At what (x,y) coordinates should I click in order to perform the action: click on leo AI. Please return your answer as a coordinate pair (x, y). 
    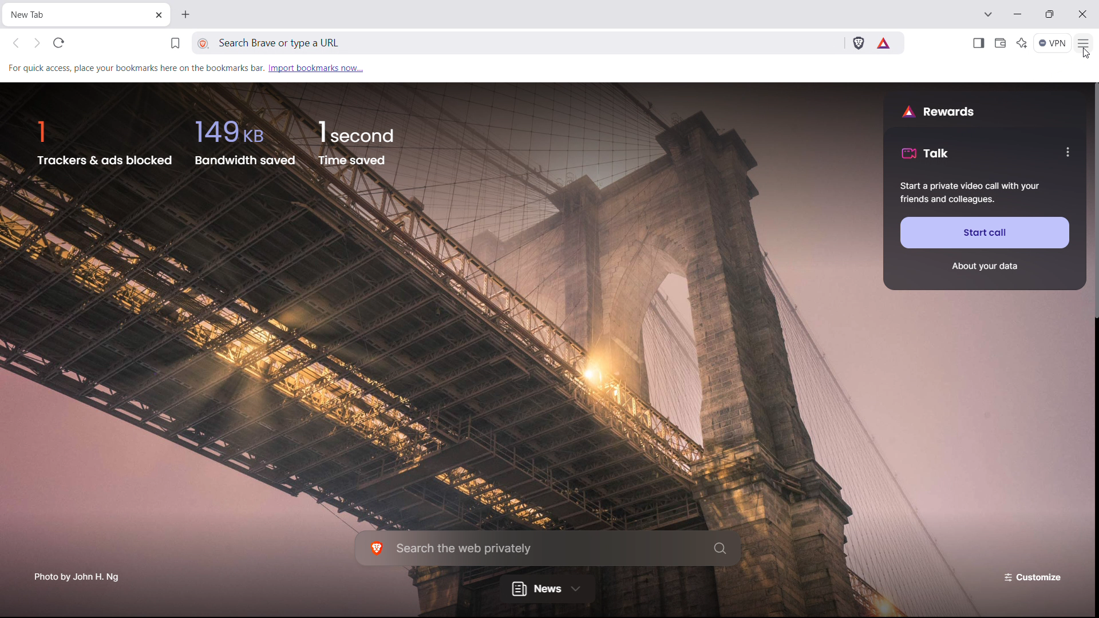
    Looking at the image, I should click on (1022, 42).